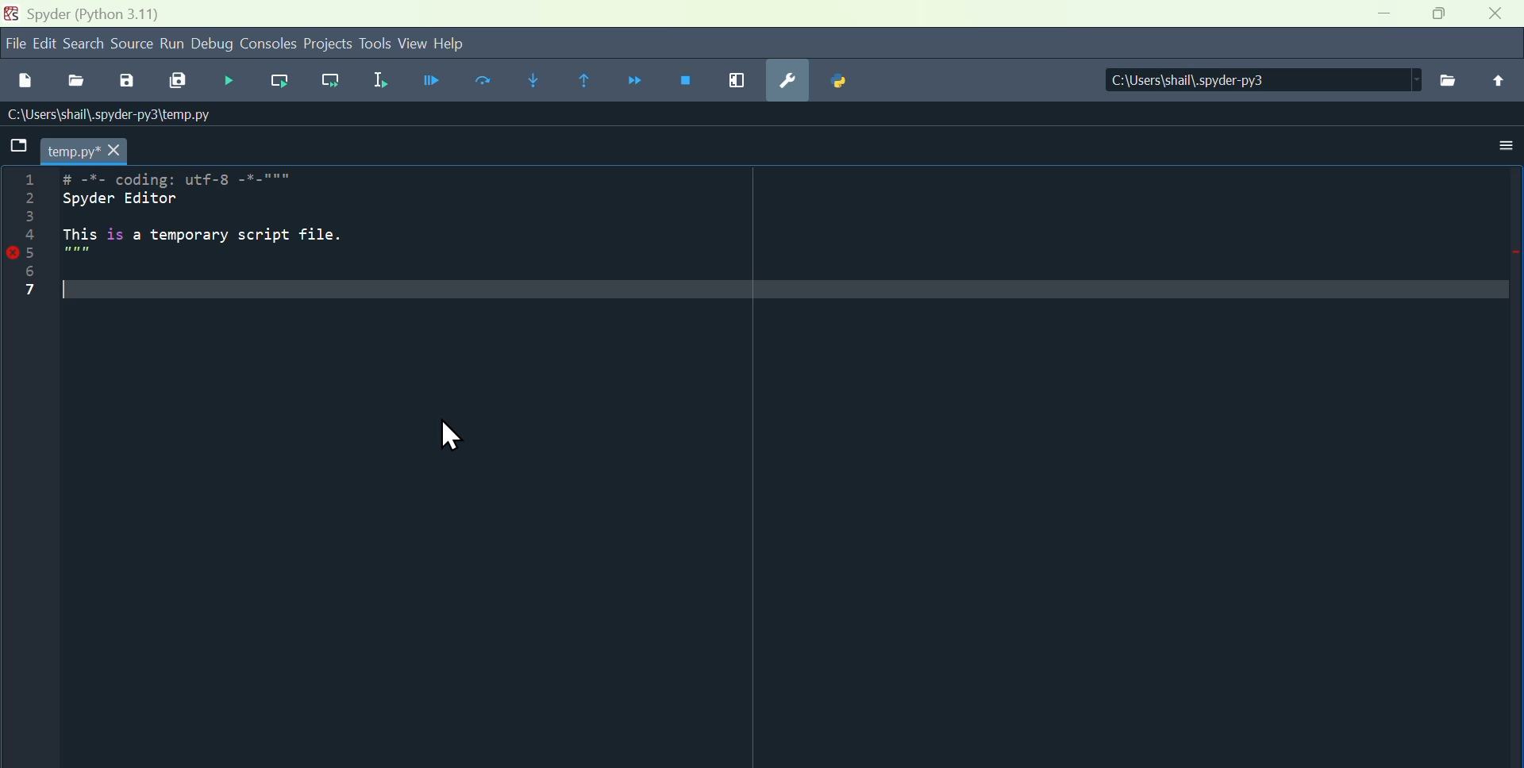  Describe the element at coordinates (129, 84) in the screenshot. I see `save` at that location.